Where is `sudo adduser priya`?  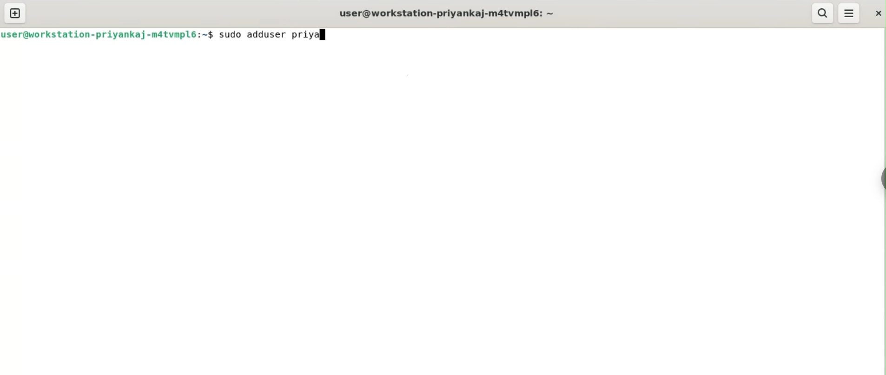 sudo adduser priya is located at coordinates (271, 34).